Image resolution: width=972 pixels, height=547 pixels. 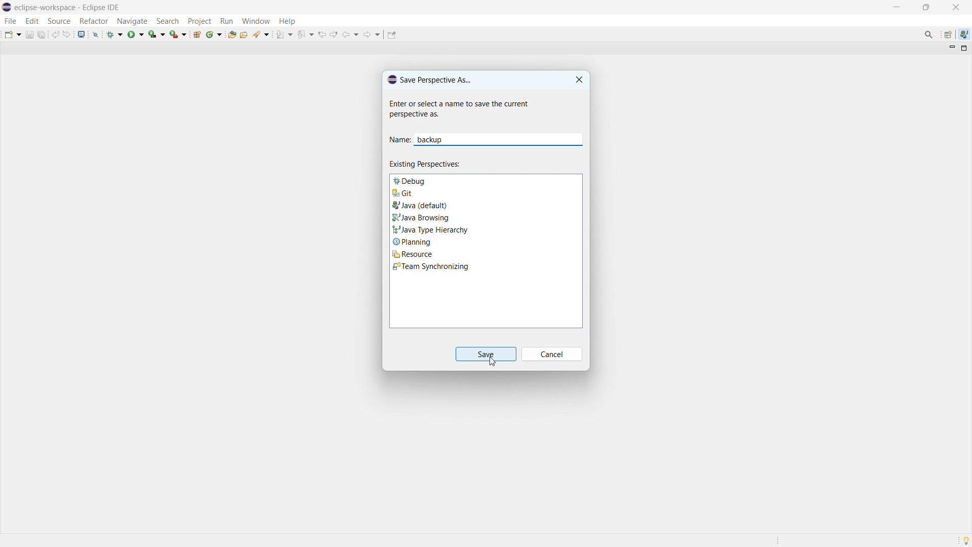 I want to click on file, so click(x=11, y=21).